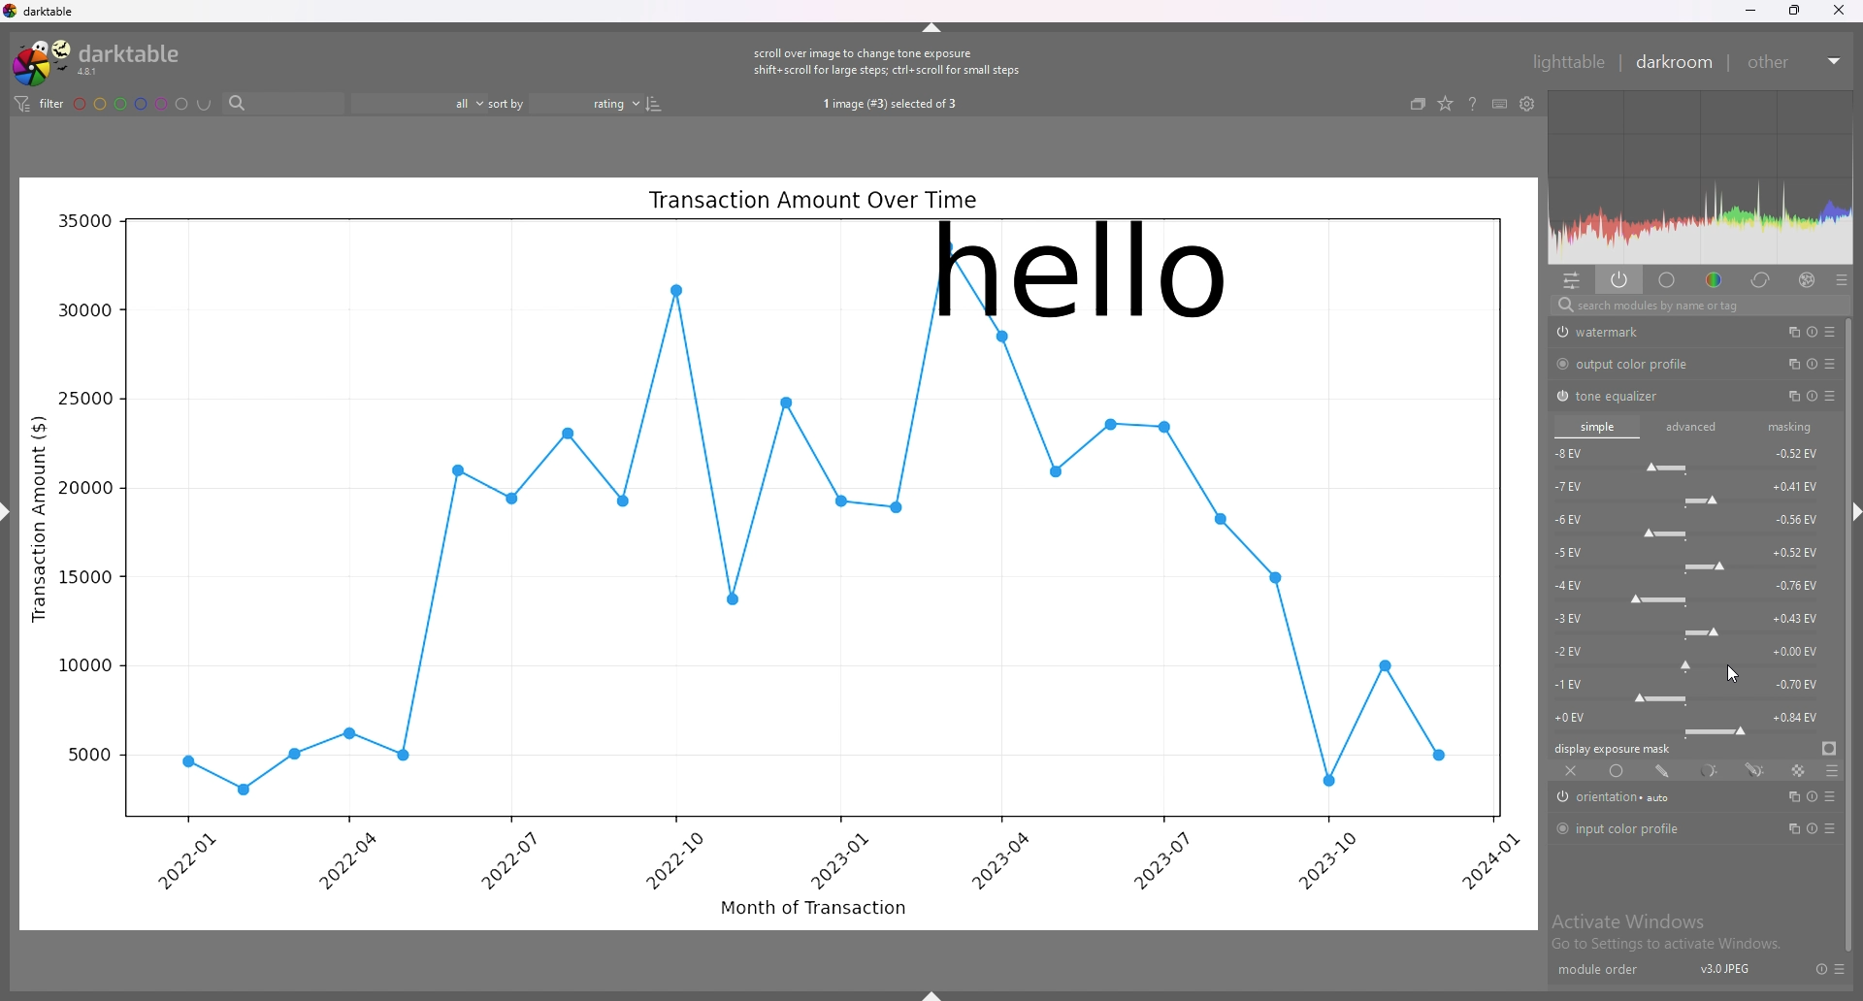 The width and height of the screenshot is (1863, 1001). I want to click on watermark, so click(1623, 333).